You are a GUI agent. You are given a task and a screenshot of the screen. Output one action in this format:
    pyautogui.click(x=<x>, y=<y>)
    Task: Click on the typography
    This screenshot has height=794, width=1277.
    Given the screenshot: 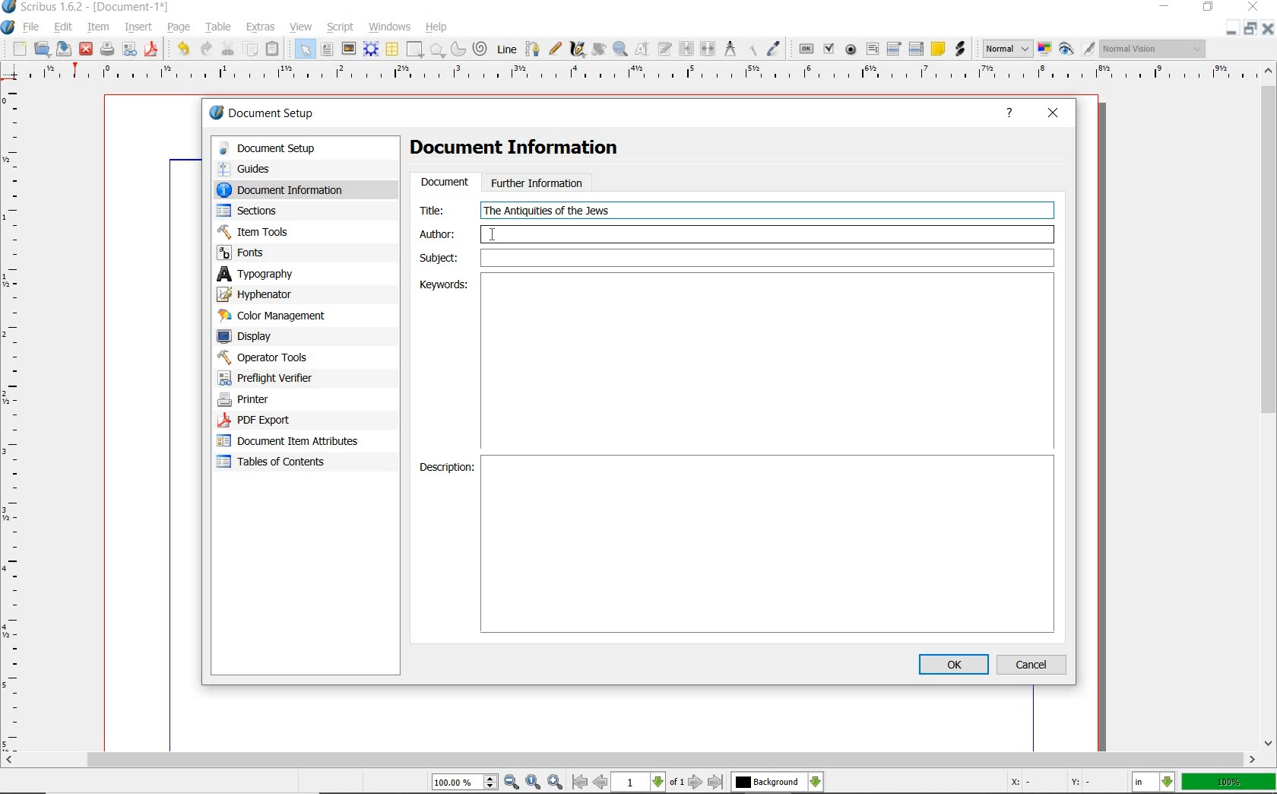 What is the action you would take?
    pyautogui.click(x=277, y=274)
    